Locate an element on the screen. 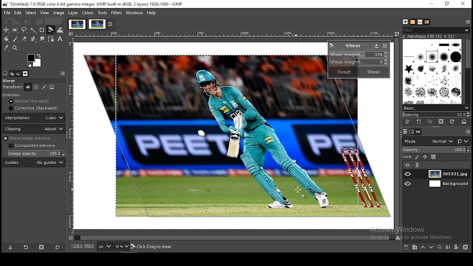 The image size is (473, 266). basic is located at coordinates (436, 108).